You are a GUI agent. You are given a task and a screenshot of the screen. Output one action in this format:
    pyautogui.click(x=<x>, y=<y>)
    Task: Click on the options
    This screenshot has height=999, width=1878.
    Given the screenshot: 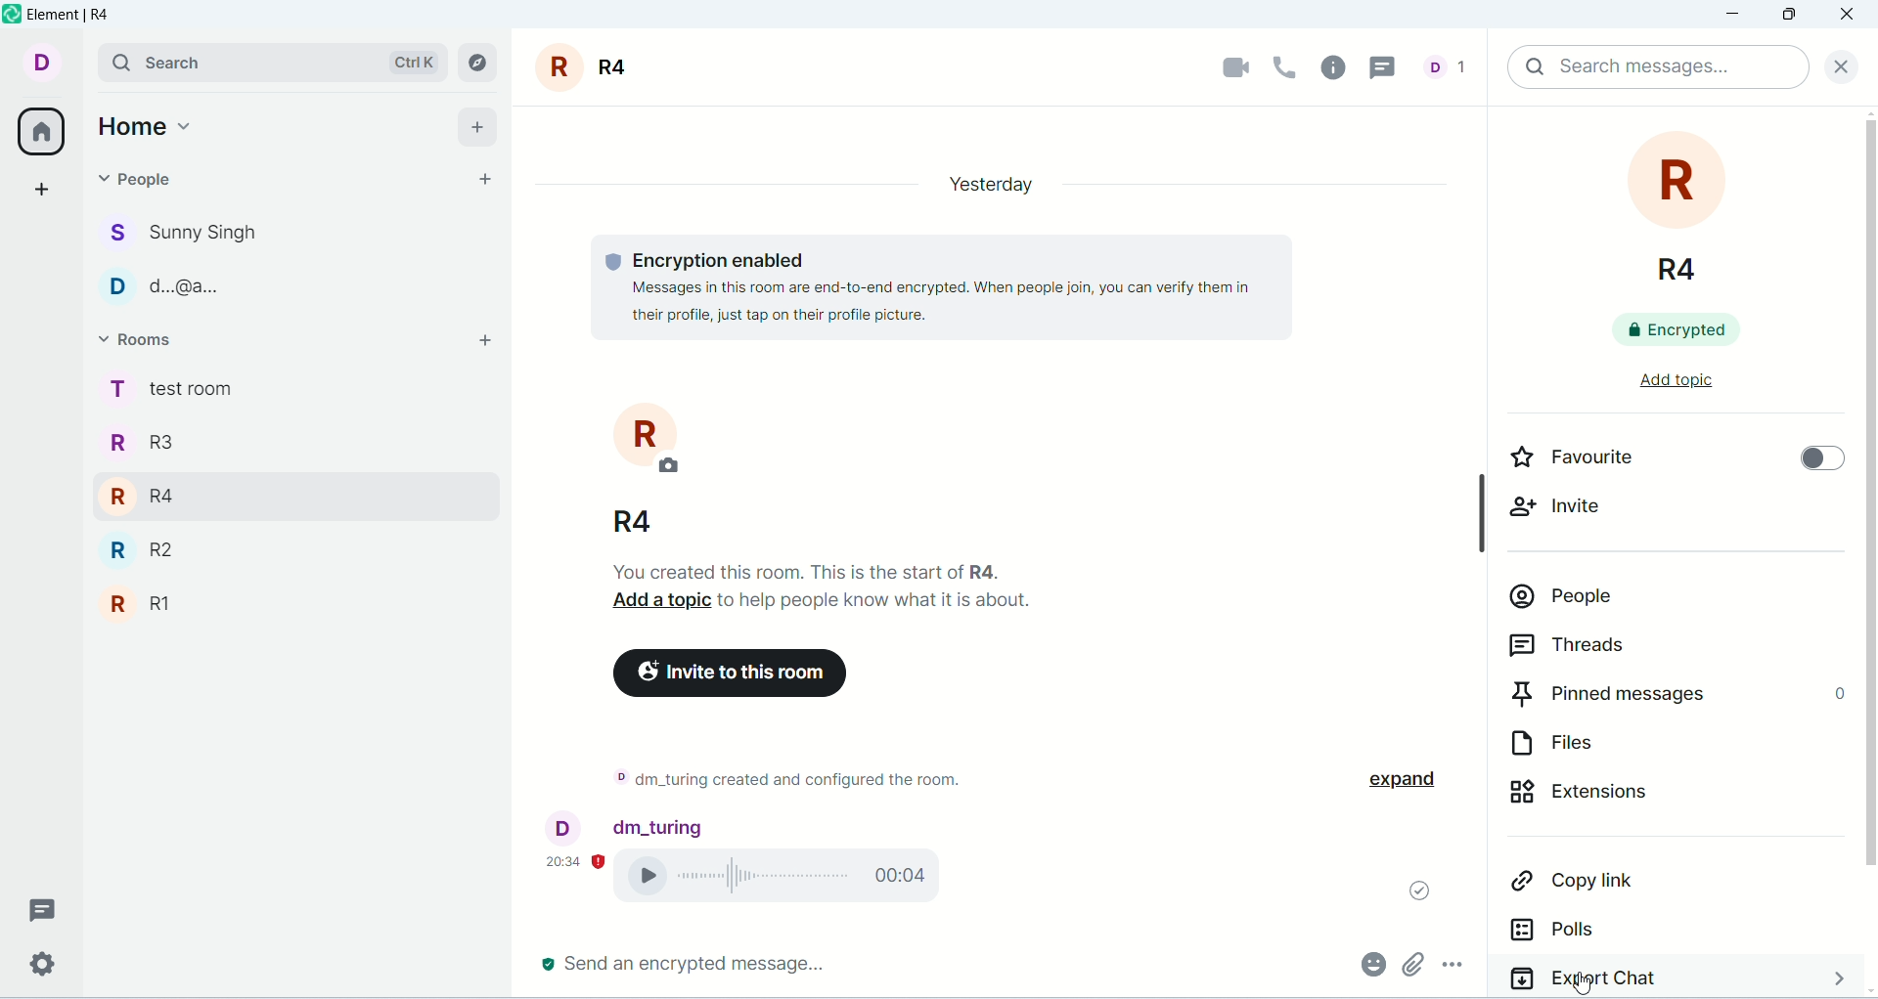 What is the action you would take?
    pyautogui.click(x=1463, y=968)
    